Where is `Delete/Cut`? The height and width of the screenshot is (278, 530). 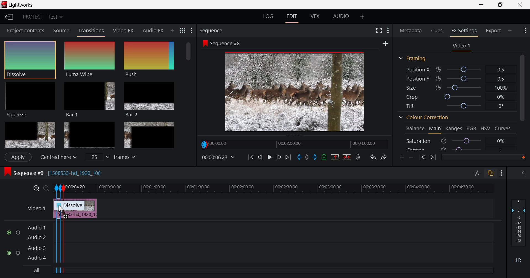 Delete/Cut is located at coordinates (347, 156).